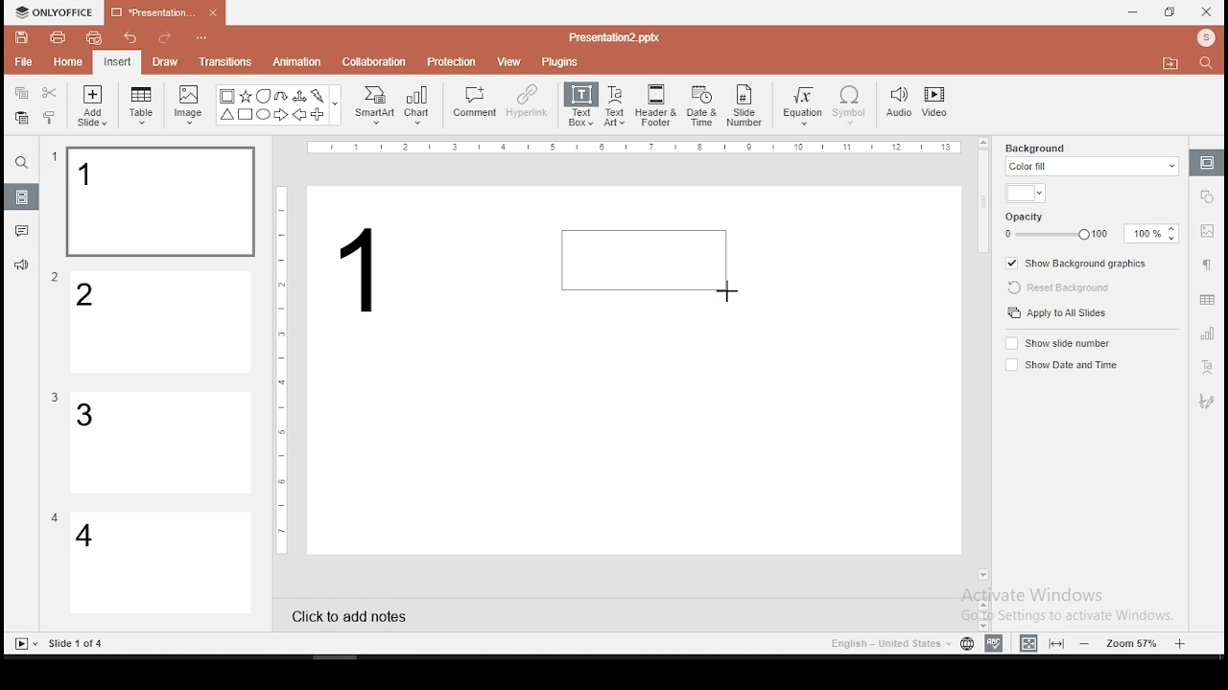 The height and width of the screenshot is (690, 1228). I want to click on slide 2, so click(162, 323).